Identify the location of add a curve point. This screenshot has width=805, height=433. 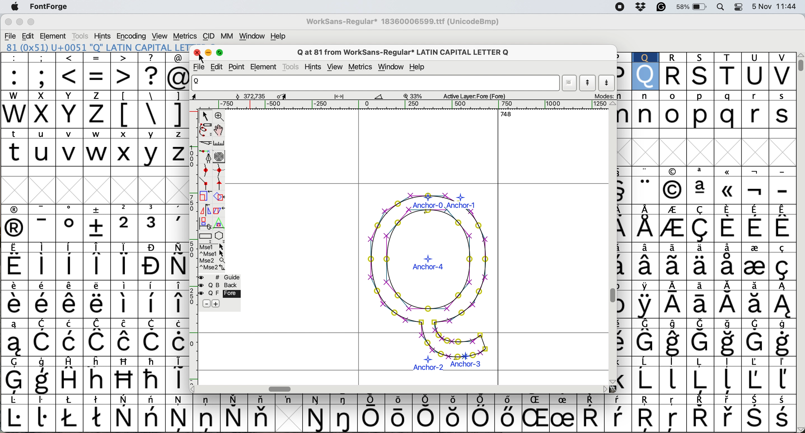
(204, 170).